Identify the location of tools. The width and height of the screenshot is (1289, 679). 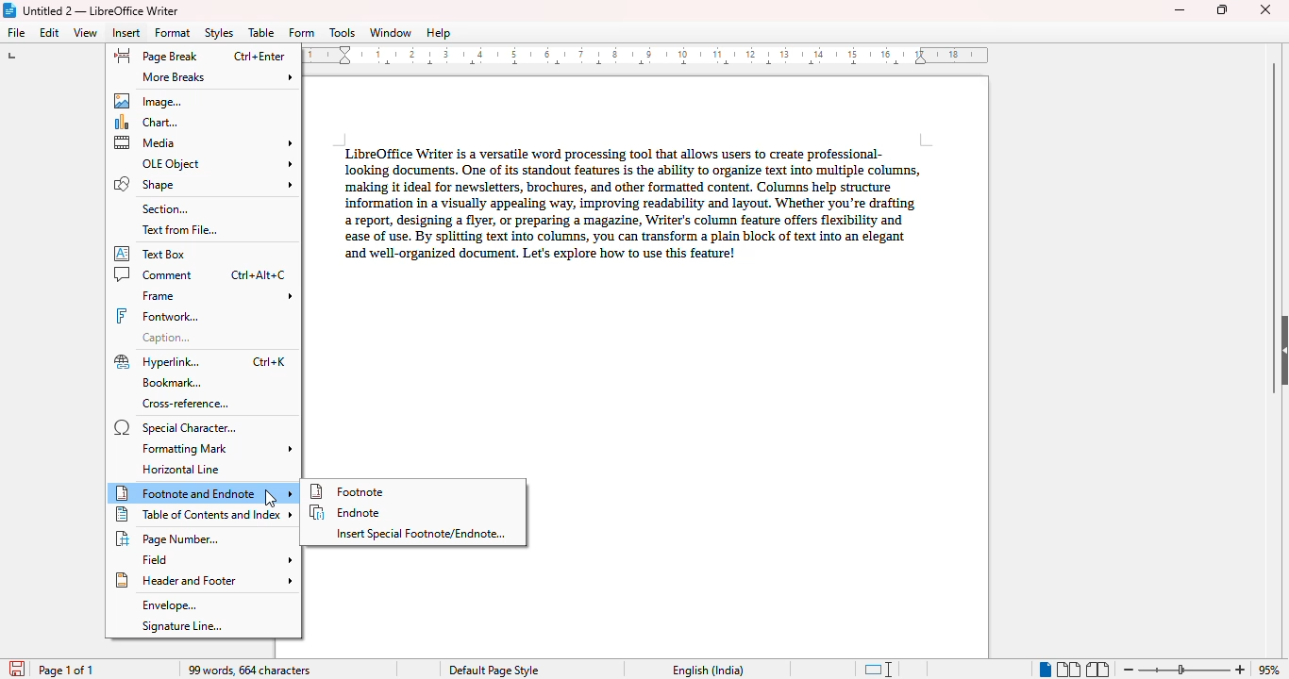
(343, 33).